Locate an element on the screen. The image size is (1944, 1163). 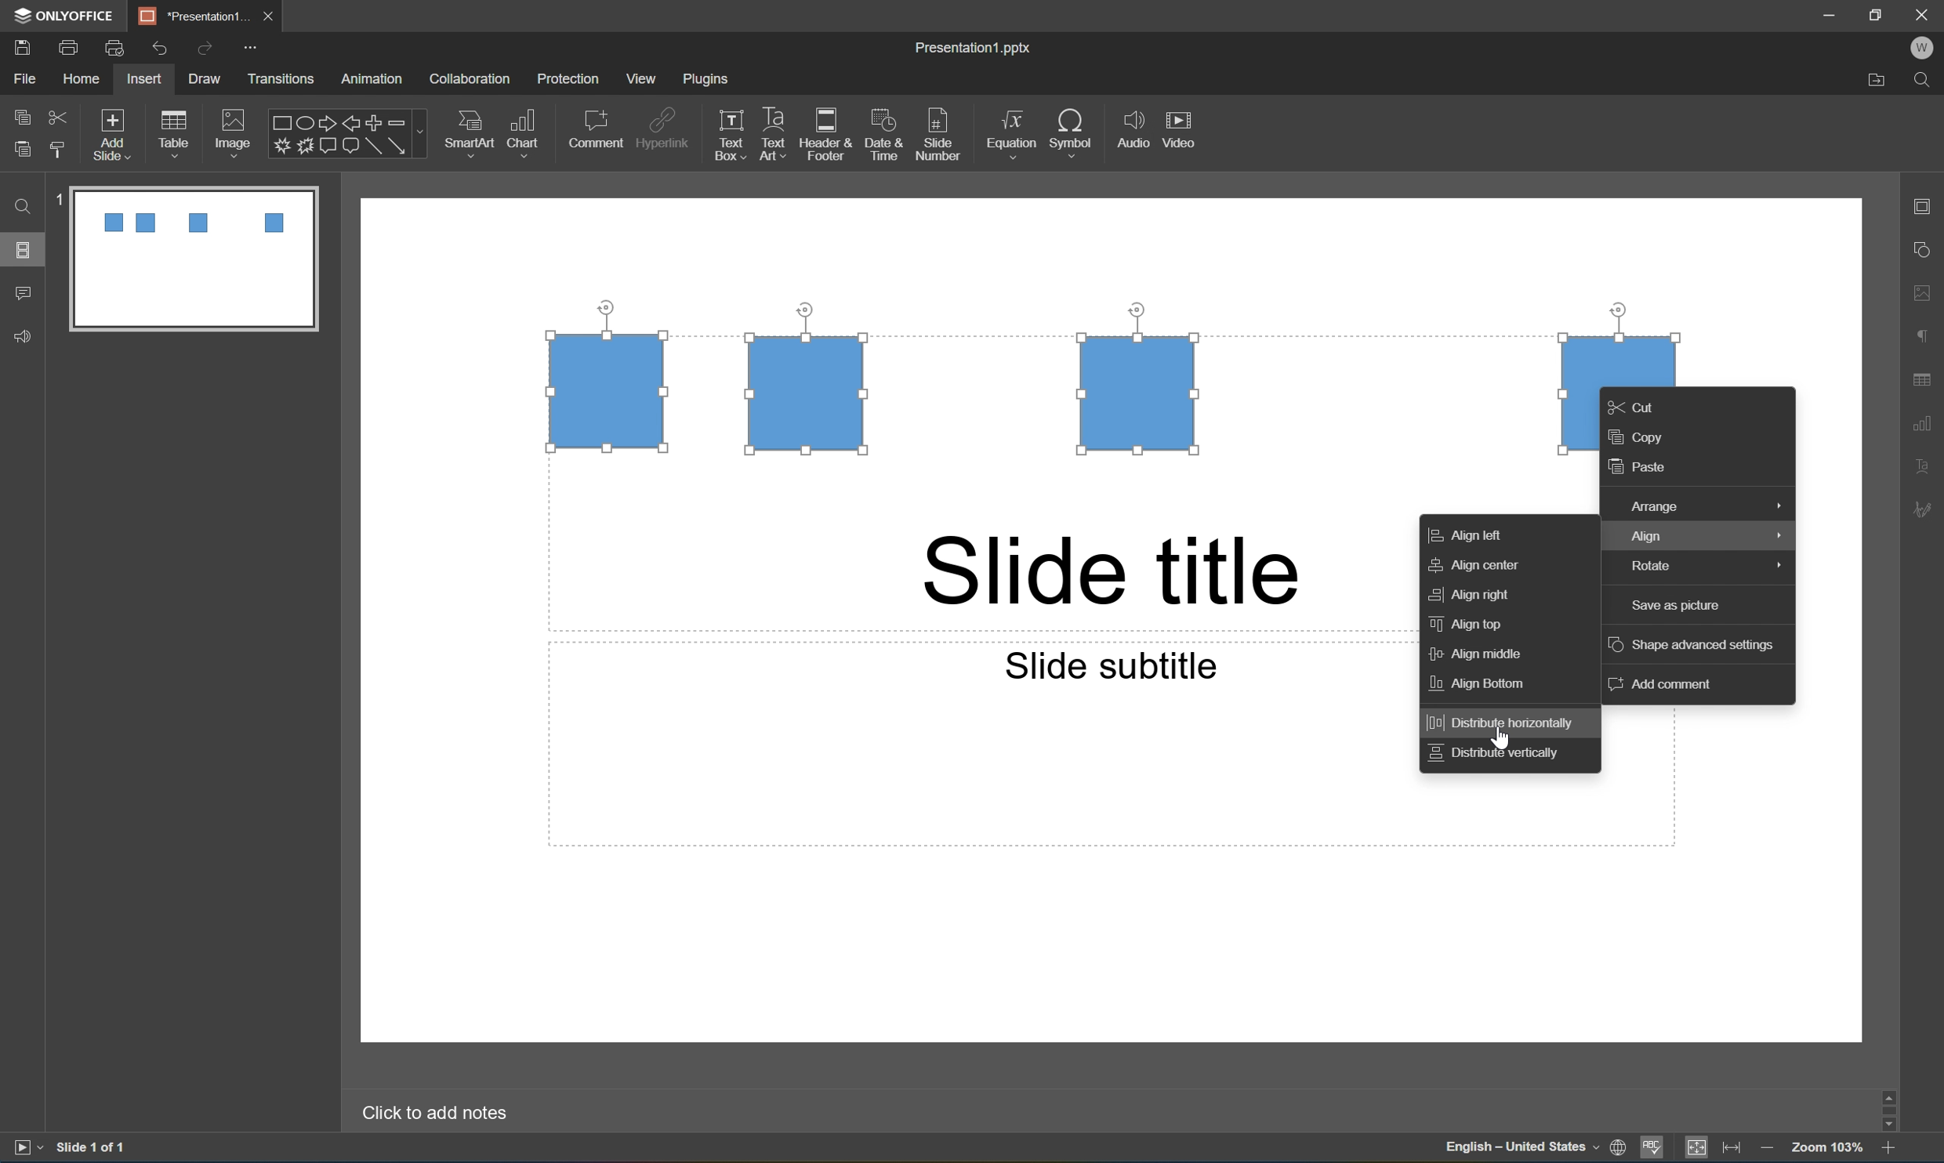
scroll bar is located at coordinates (1893, 1109).